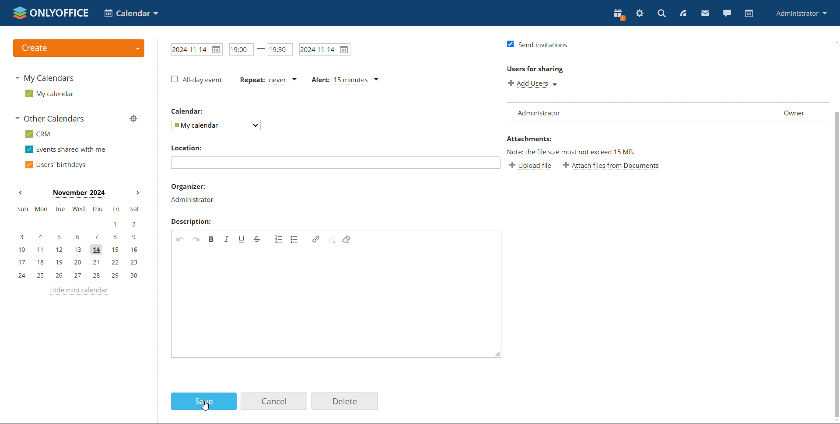 The height and width of the screenshot is (424, 840). I want to click on insert/remove numbered list, so click(278, 239).